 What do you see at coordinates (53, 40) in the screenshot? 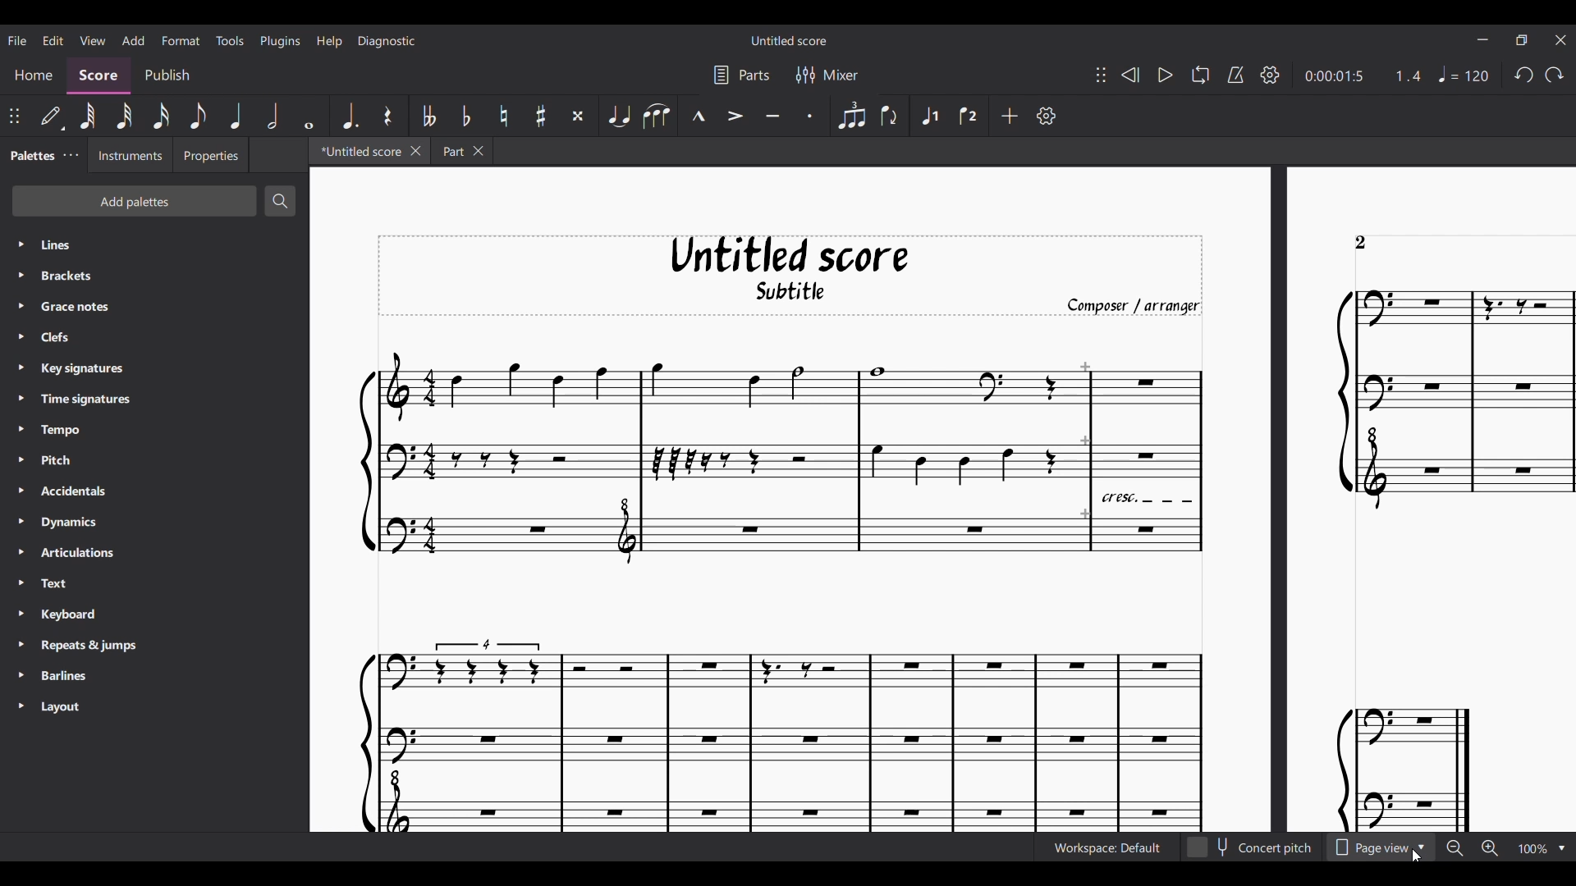
I see `Edit menu` at bounding box center [53, 40].